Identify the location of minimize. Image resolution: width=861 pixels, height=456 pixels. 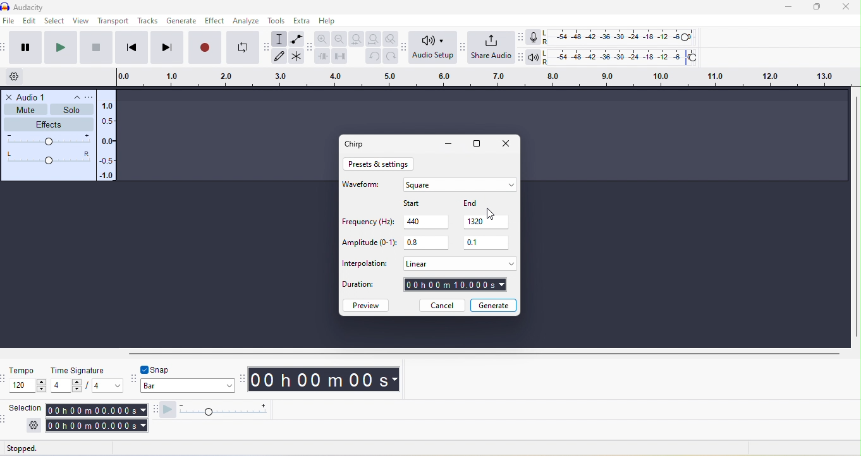
(448, 145).